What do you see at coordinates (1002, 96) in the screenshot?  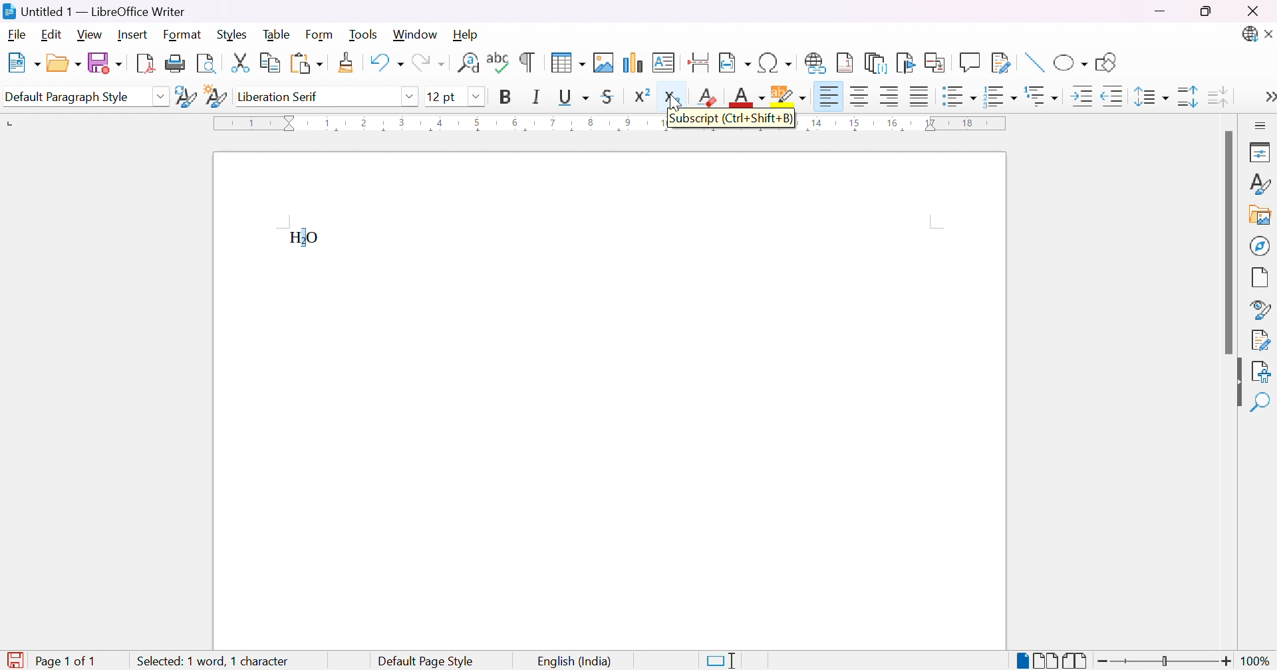 I see `Toggle ordered list` at bounding box center [1002, 96].